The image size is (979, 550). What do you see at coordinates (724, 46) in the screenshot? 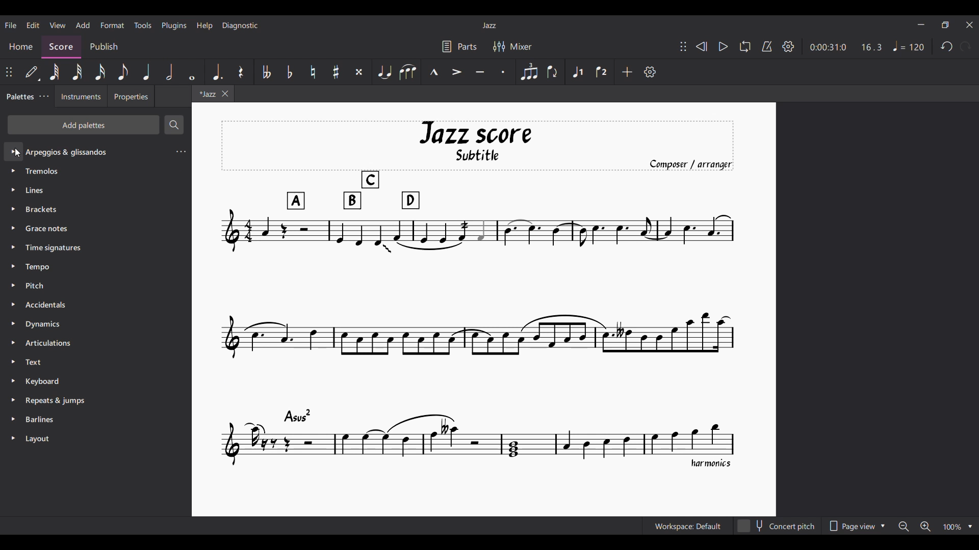
I see `Play` at bounding box center [724, 46].